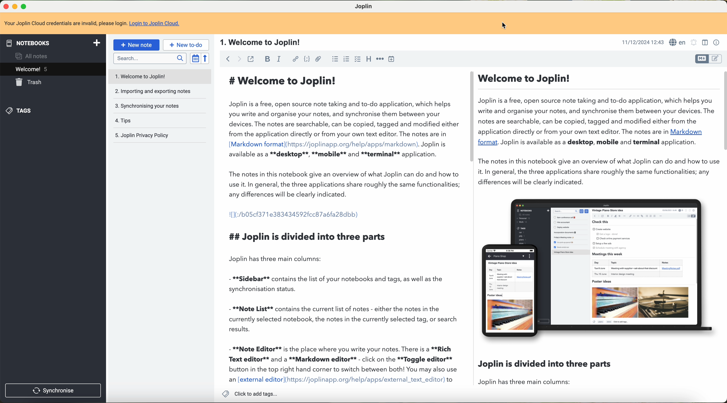 This screenshot has height=403, width=727. Describe the element at coordinates (226, 59) in the screenshot. I see `navigate back arrow` at that location.